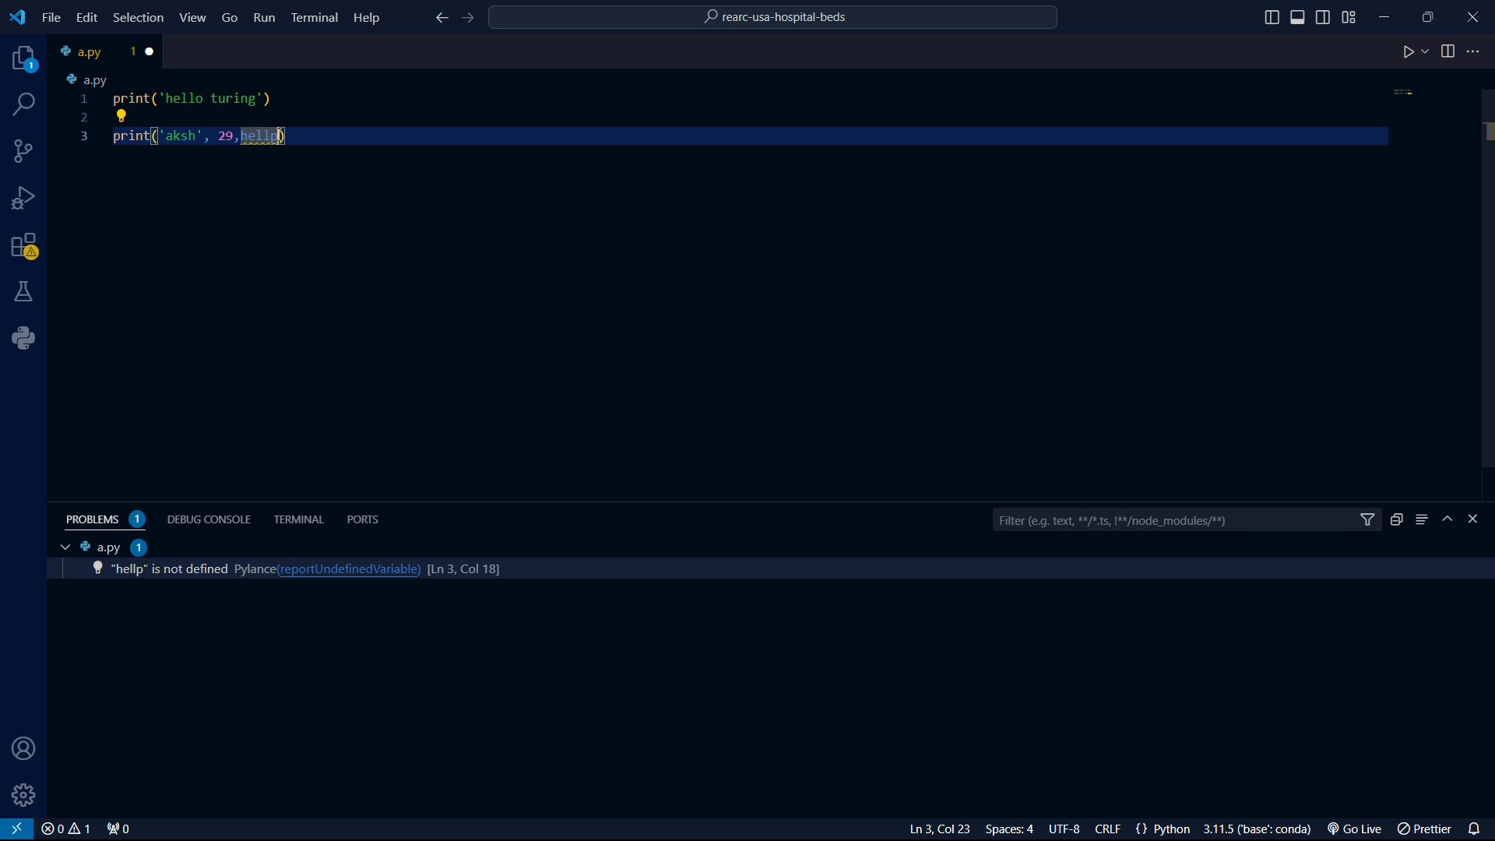  What do you see at coordinates (440, 19) in the screenshot?
I see `back` at bounding box center [440, 19].